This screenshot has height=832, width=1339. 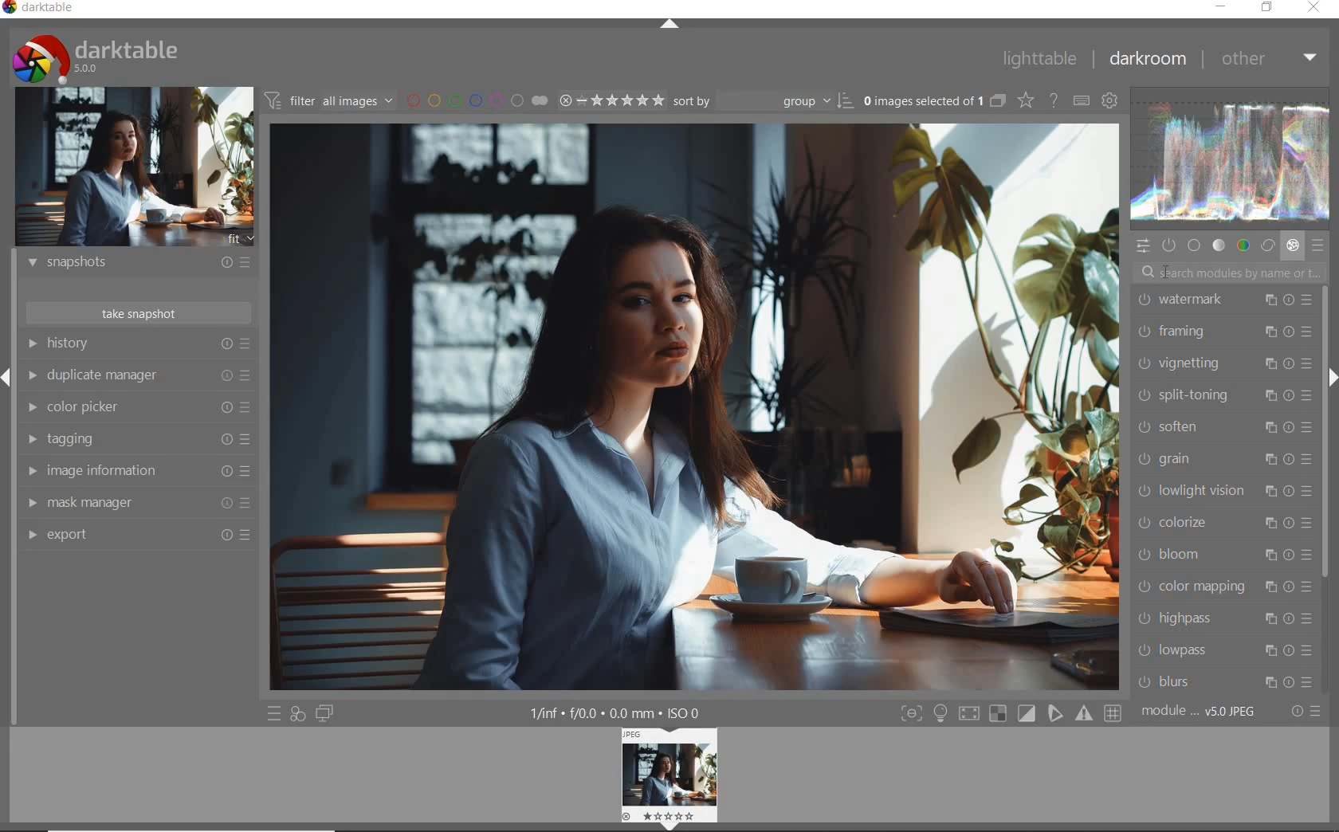 What do you see at coordinates (1306, 712) in the screenshot?
I see `reset or presets & preferences` at bounding box center [1306, 712].